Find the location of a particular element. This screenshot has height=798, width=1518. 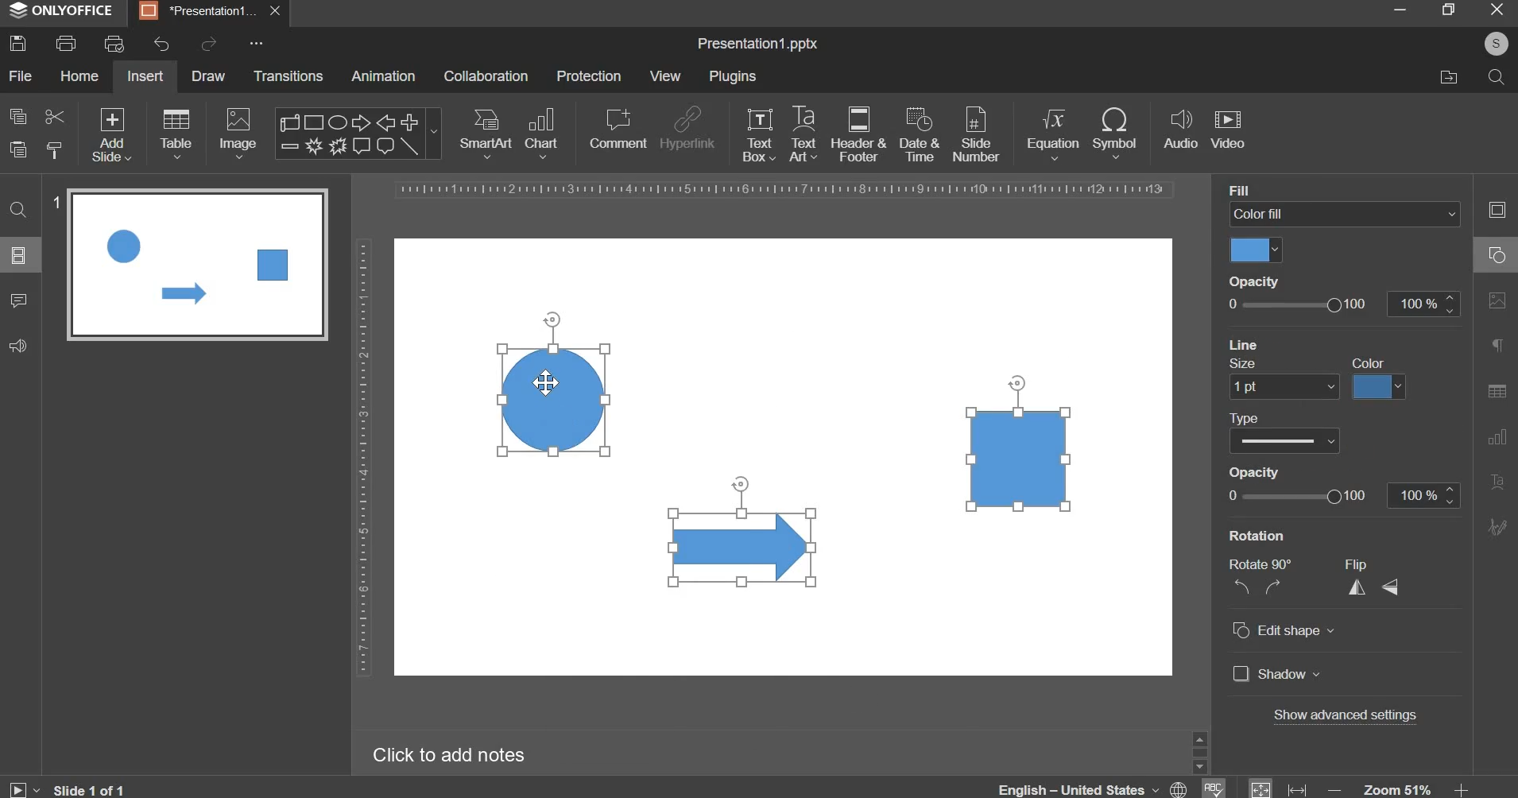

opacity is located at coordinates (1341, 304).